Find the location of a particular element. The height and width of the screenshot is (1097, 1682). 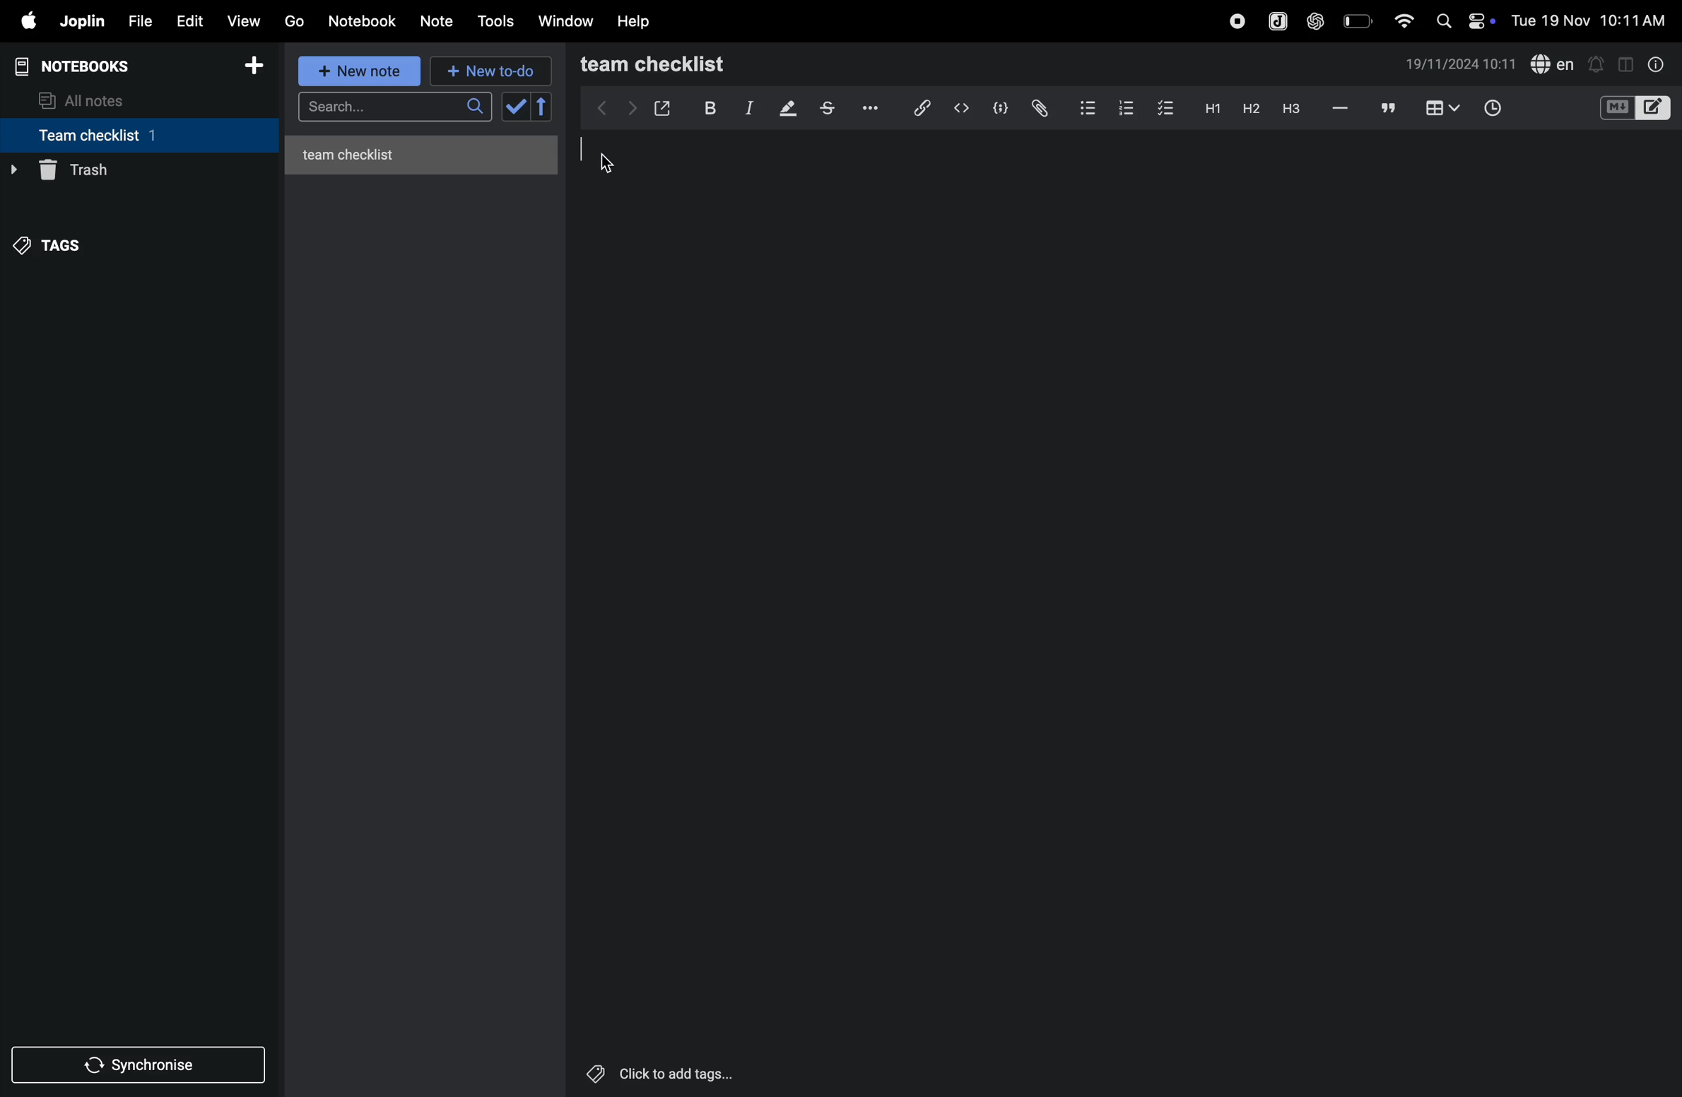

heading 2 is located at coordinates (1247, 108).